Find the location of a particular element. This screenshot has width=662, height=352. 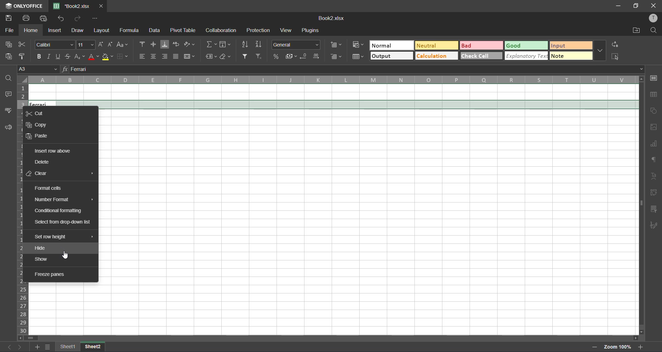

bold is located at coordinates (39, 55).